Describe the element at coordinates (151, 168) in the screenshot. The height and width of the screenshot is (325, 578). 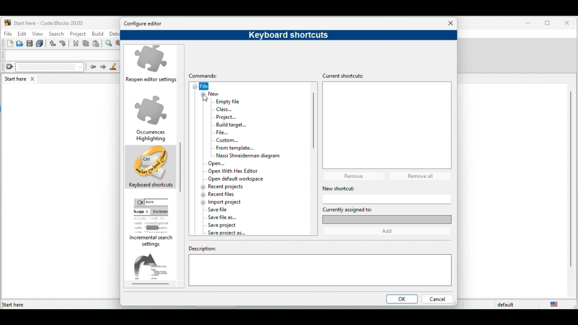
I see `keyboard shortcuts` at that location.